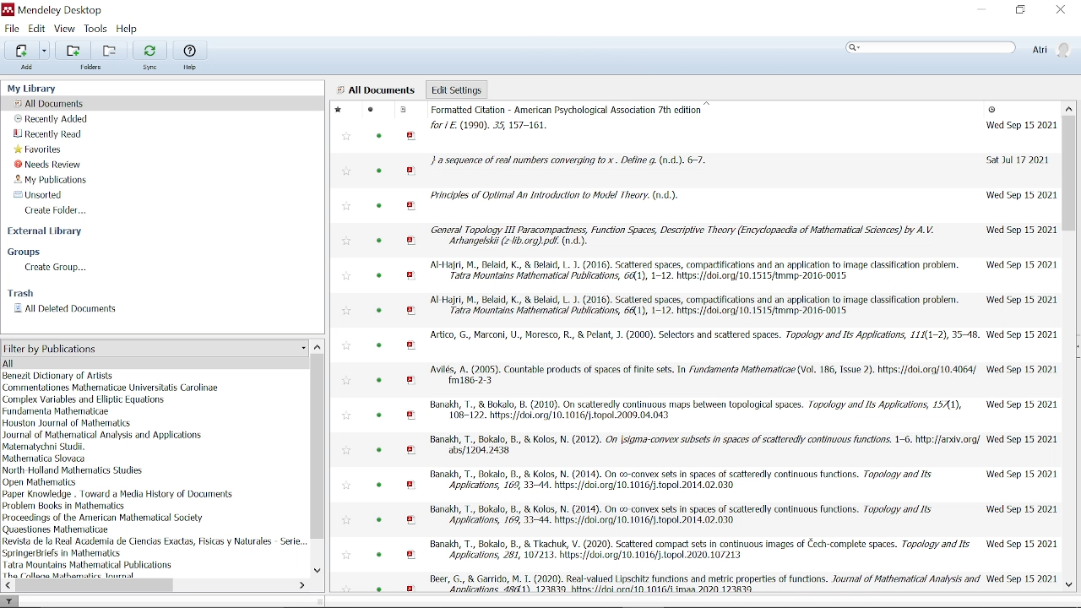  I want to click on status, so click(380, 242).